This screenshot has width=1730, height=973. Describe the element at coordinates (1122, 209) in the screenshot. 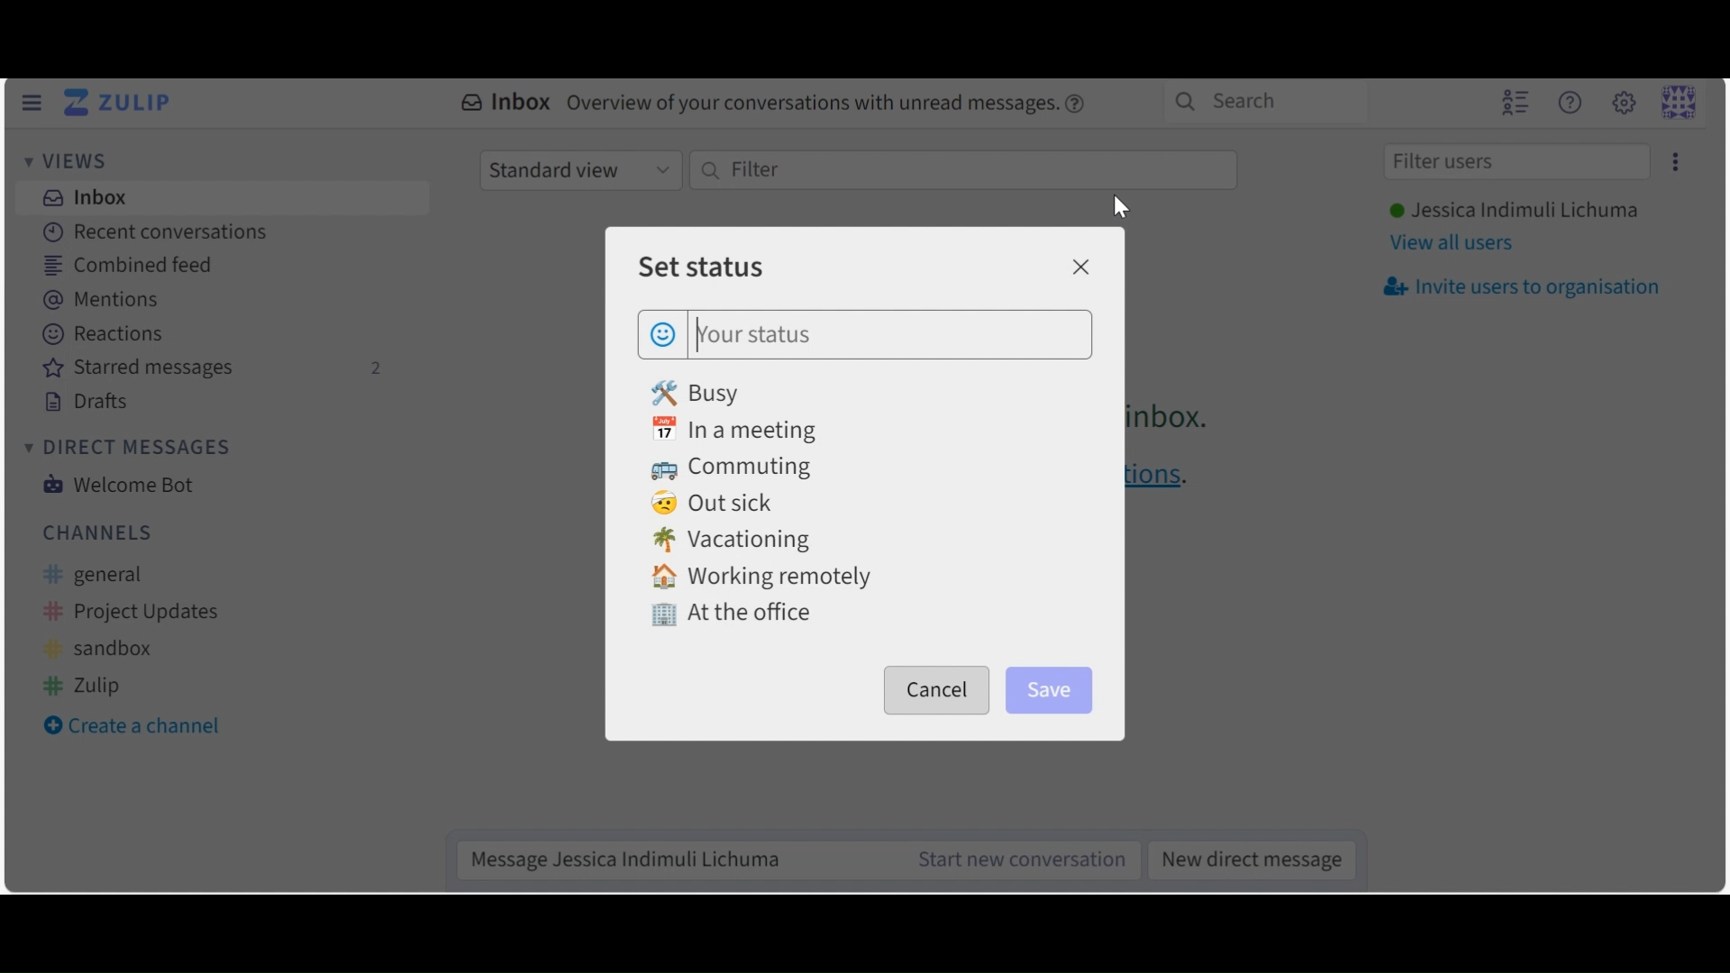

I see `cursor` at that location.